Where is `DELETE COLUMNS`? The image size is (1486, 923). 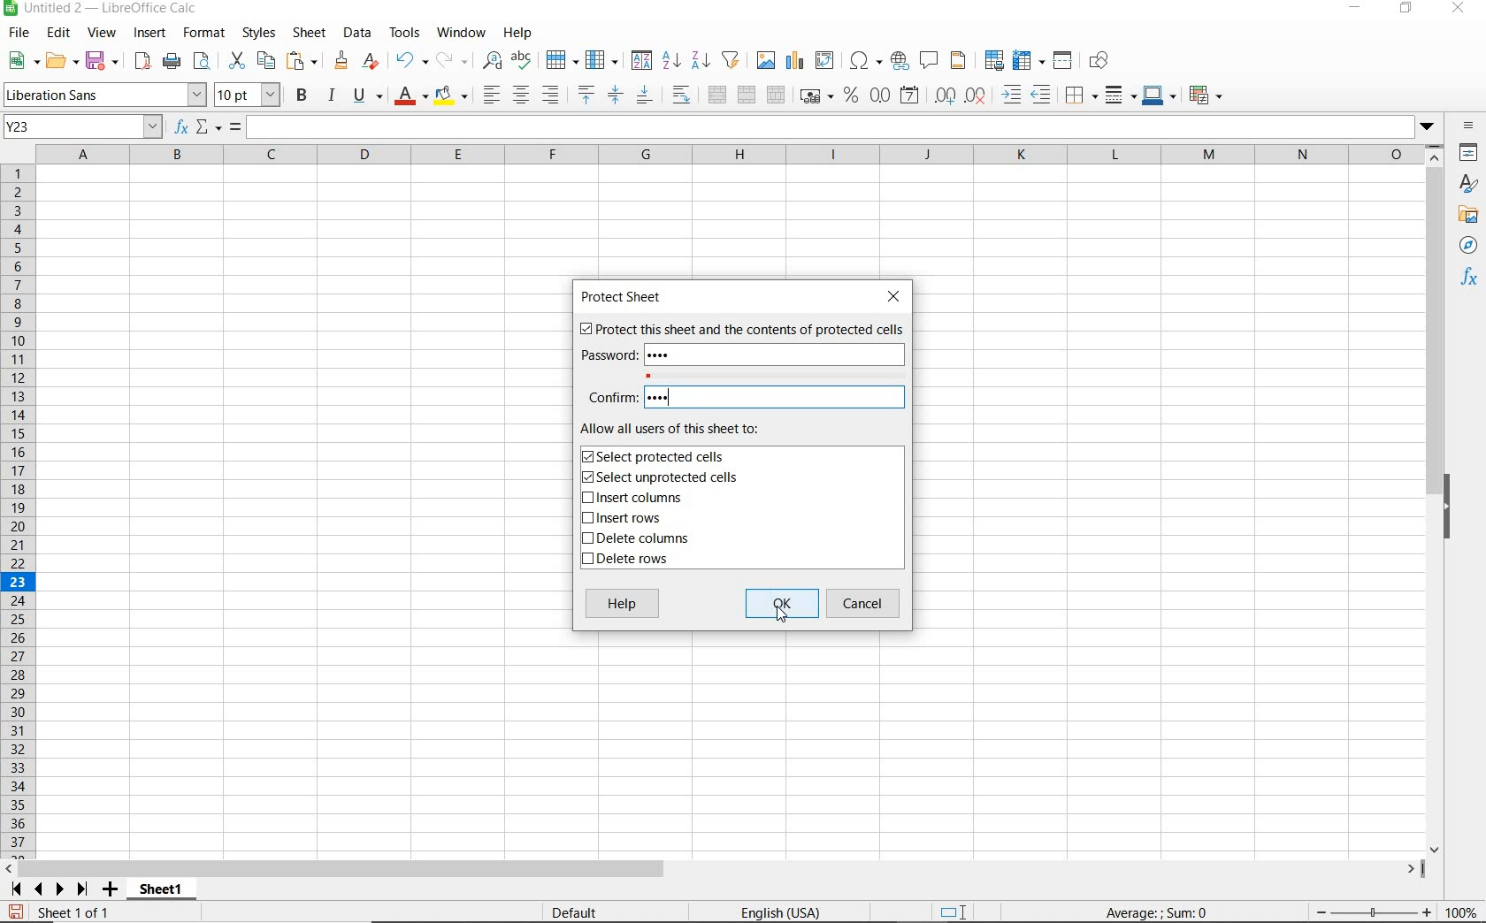
DELETE COLUMNS is located at coordinates (643, 540).